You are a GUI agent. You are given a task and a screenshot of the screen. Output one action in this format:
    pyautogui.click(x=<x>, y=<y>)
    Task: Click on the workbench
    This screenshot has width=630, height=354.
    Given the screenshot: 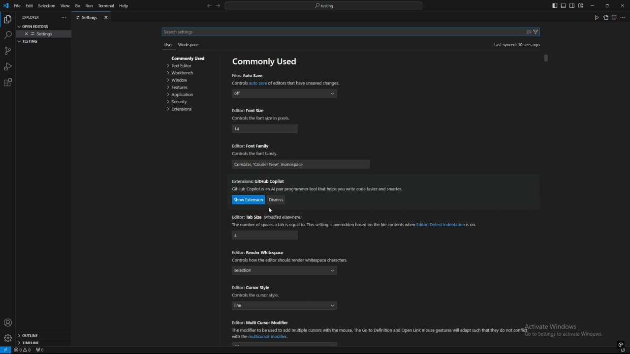 What is the action you would take?
    pyautogui.click(x=186, y=73)
    